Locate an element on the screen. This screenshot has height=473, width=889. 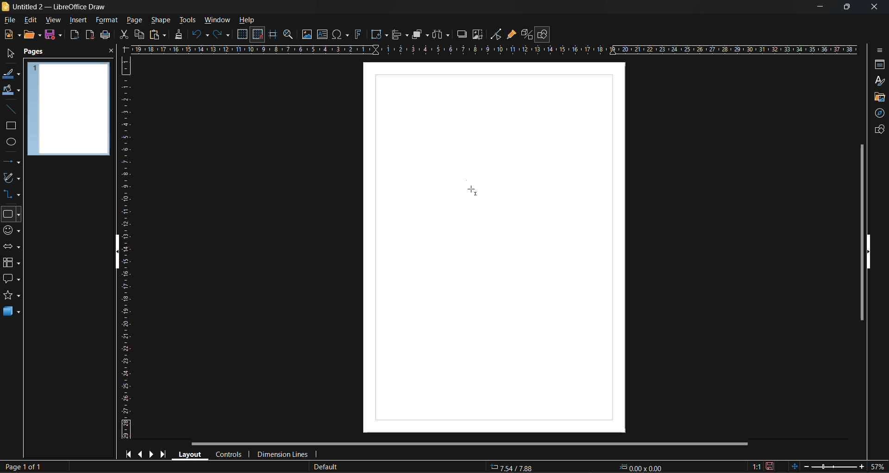
helplines is located at coordinates (272, 35).